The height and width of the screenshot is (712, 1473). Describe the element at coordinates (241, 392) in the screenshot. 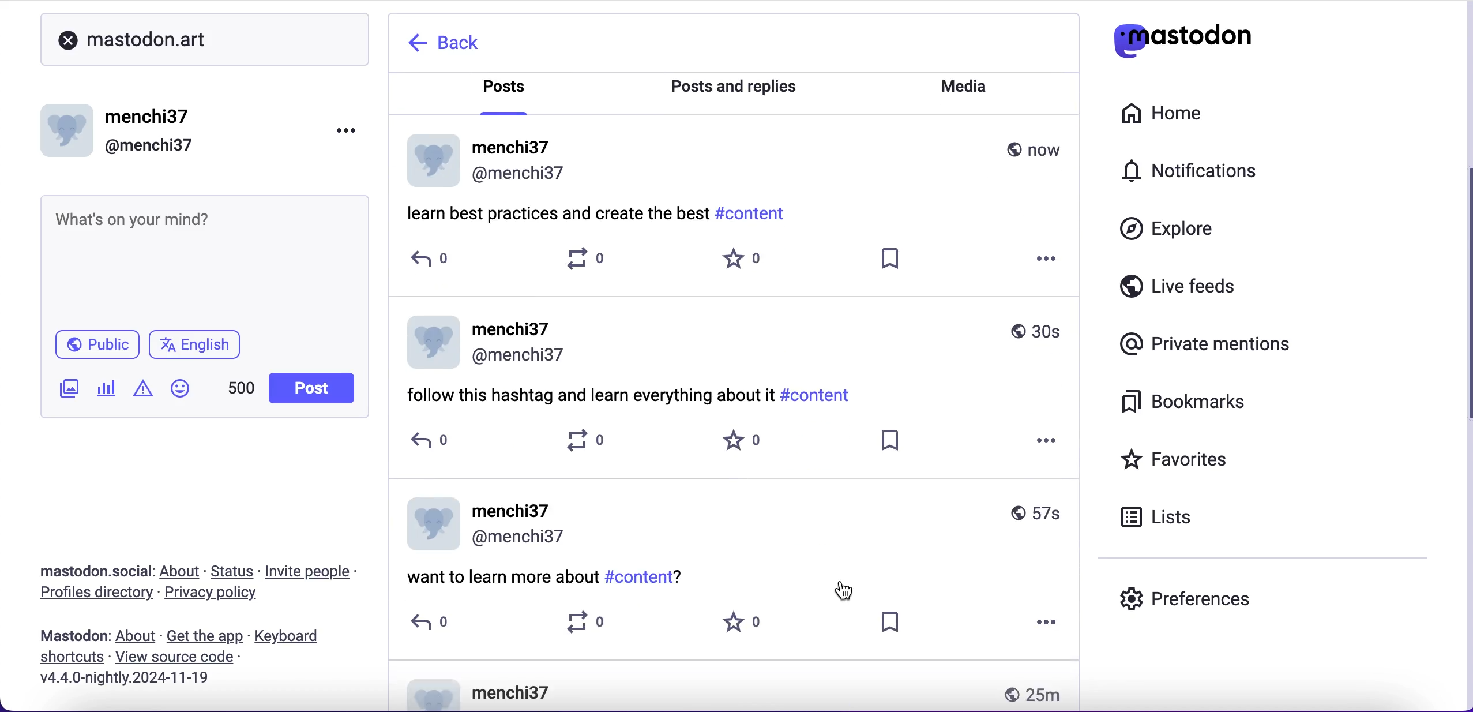

I see `451 characters left` at that location.